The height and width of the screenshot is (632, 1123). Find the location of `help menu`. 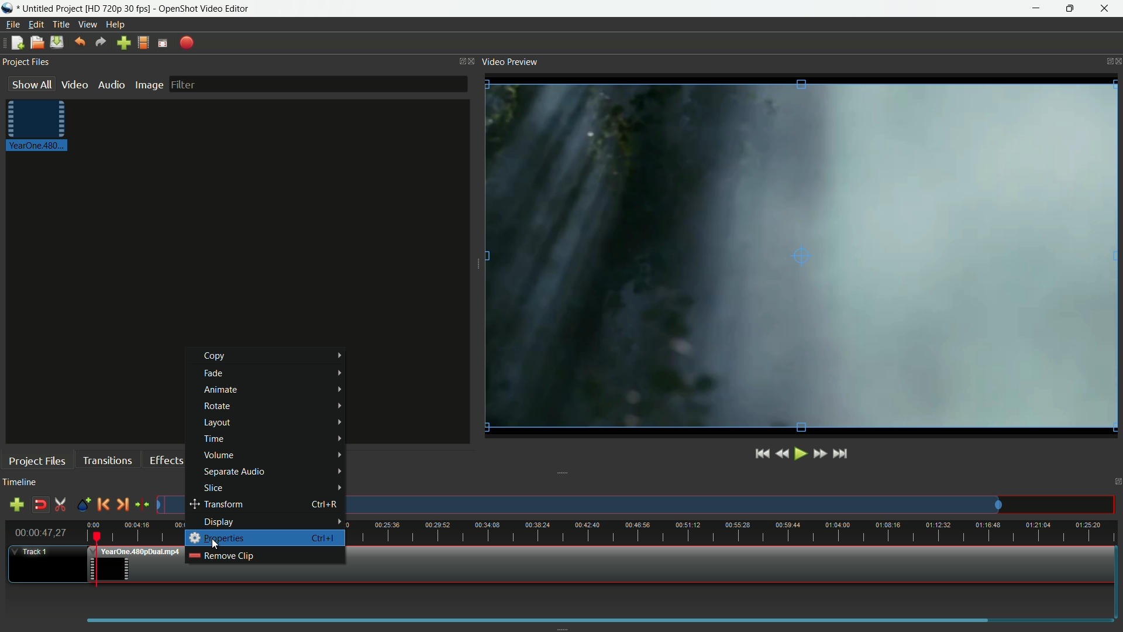

help menu is located at coordinates (116, 24).